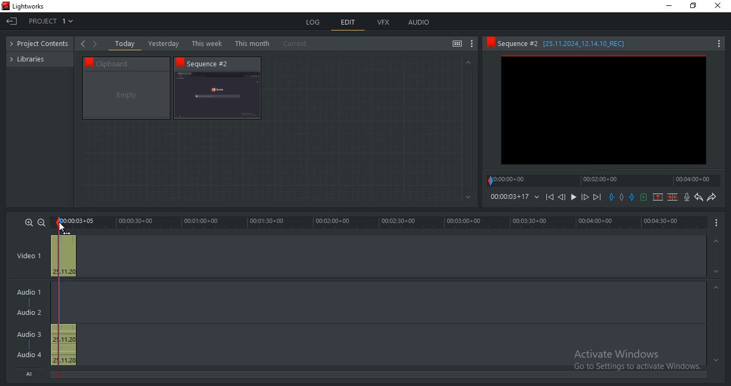 Image resolution: width=731 pixels, height=386 pixels. I want to click on libraries, so click(33, 58).